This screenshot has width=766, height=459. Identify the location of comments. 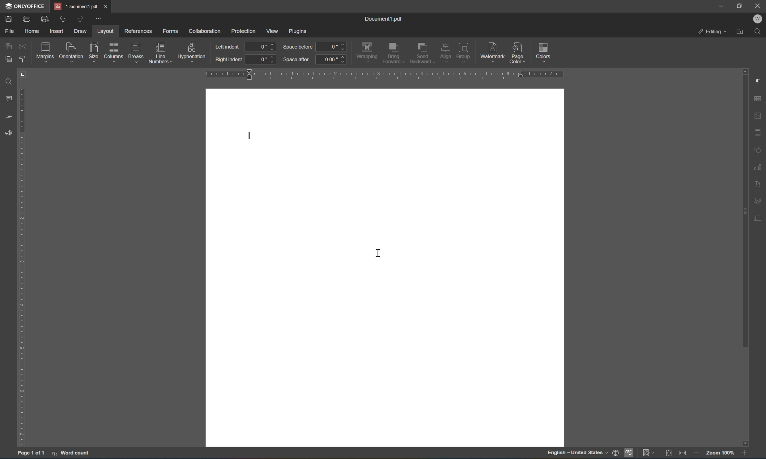
(7, 99).